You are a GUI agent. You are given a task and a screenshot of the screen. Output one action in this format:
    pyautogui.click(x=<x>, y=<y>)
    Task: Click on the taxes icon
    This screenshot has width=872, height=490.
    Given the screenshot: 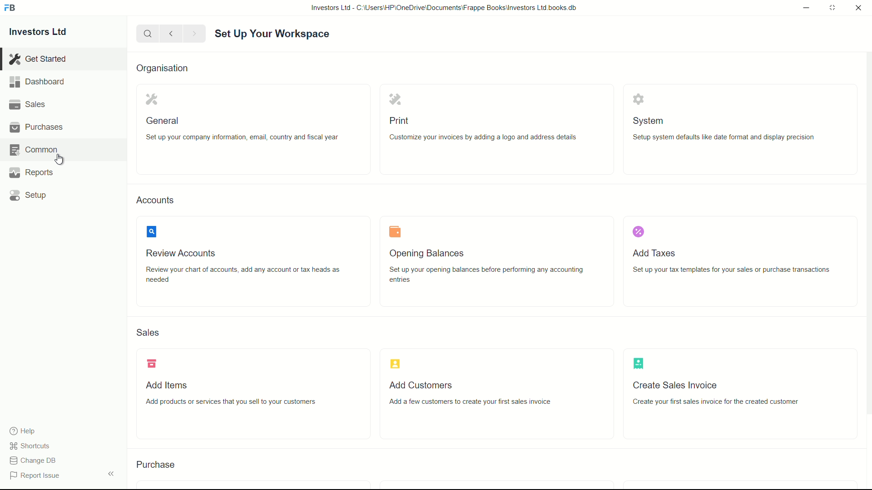 What is the action you would take?
    pyautogui.click(x=640, y=234)
    